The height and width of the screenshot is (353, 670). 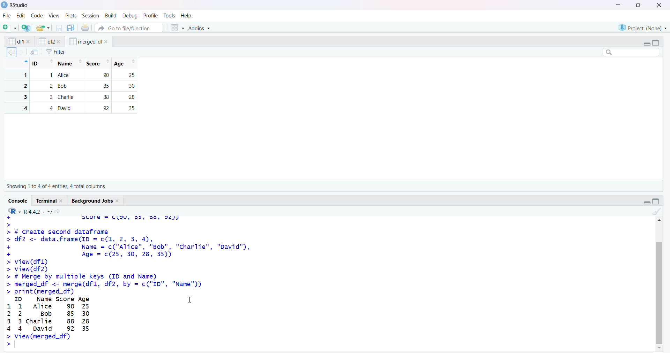 What do you see at coordinates (21, 16) in the screenshot?
I see `edit` at bounding box center [21, 16].